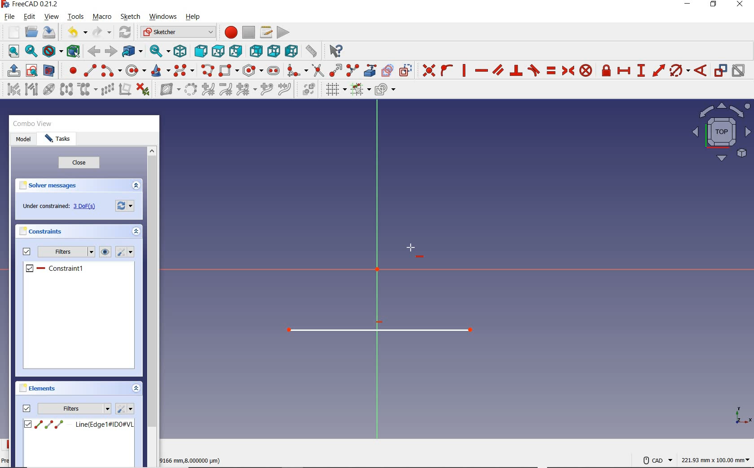 This screenshot has width=754, height=468. What do you see at coordinates (75, 52) in the screenshot?
I see `BOUNDING BOX` at bounding box center [75, 52].